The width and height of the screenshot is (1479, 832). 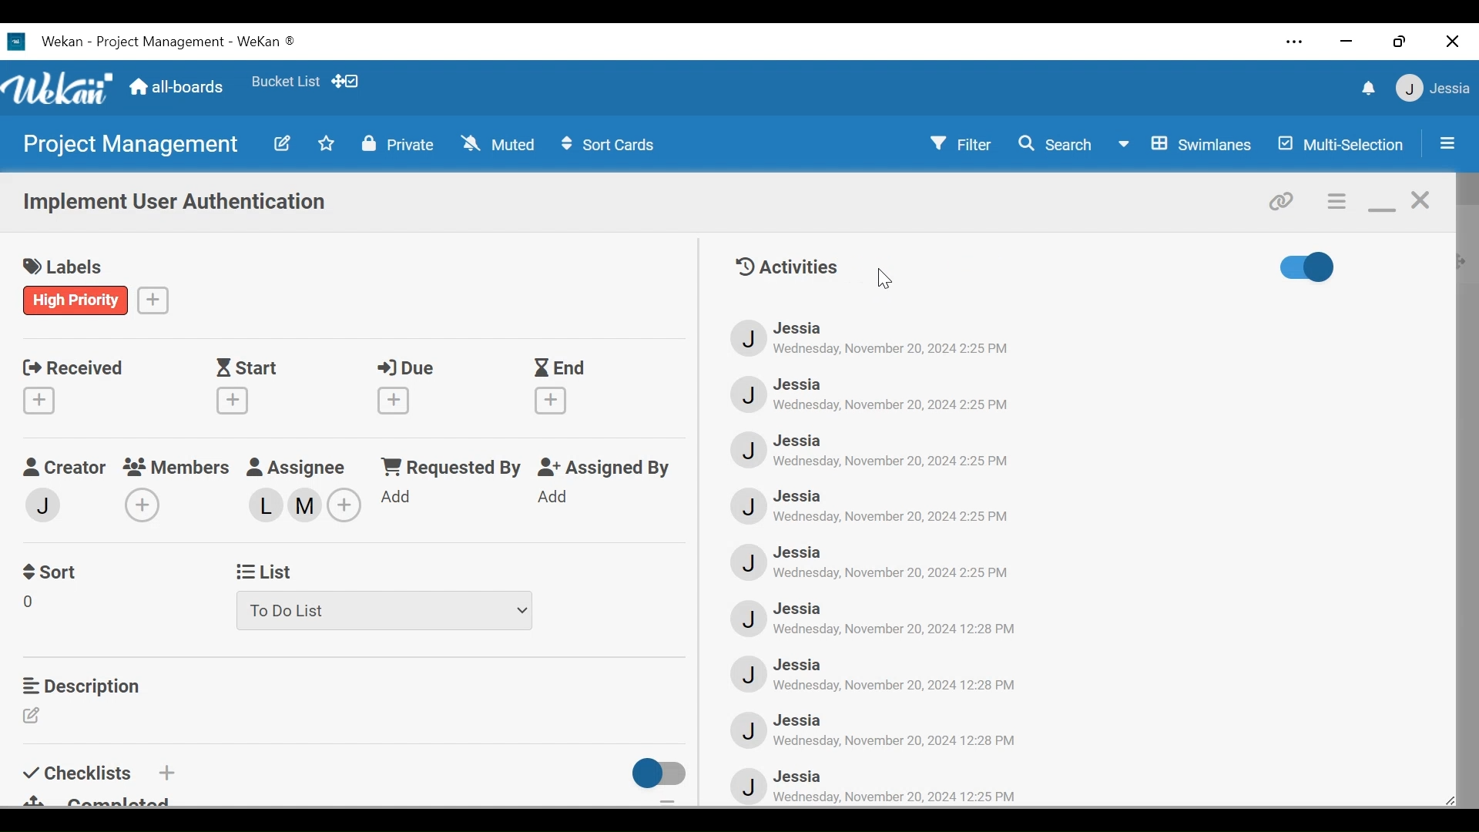 I want to click on cursor, so click(x=886, y=280).